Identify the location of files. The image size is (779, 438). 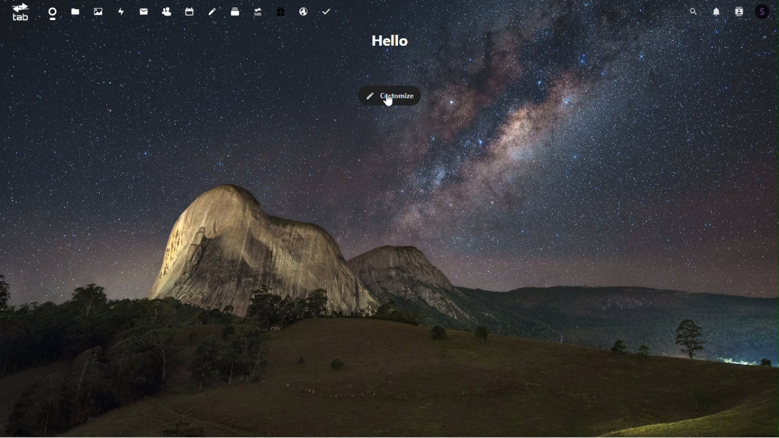
(75, 12).